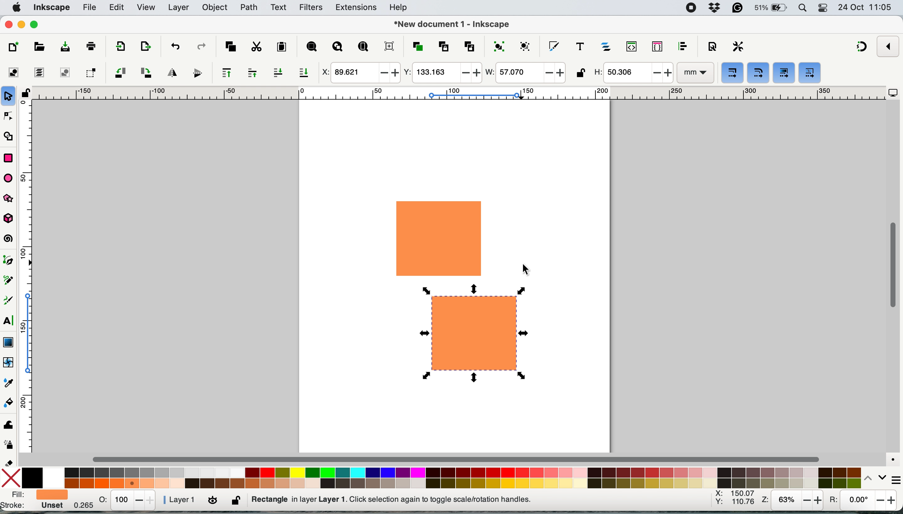 This screenshot has height=514, width=903. Describe the element at coordinates (278, 73) in the screenshot. I see `lower selection one step` at that location.